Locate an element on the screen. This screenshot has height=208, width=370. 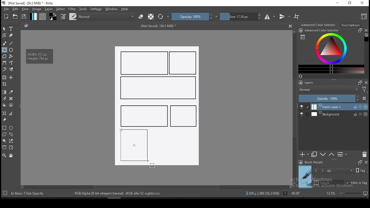
select shapes tool is located at coordinates (4, 29).